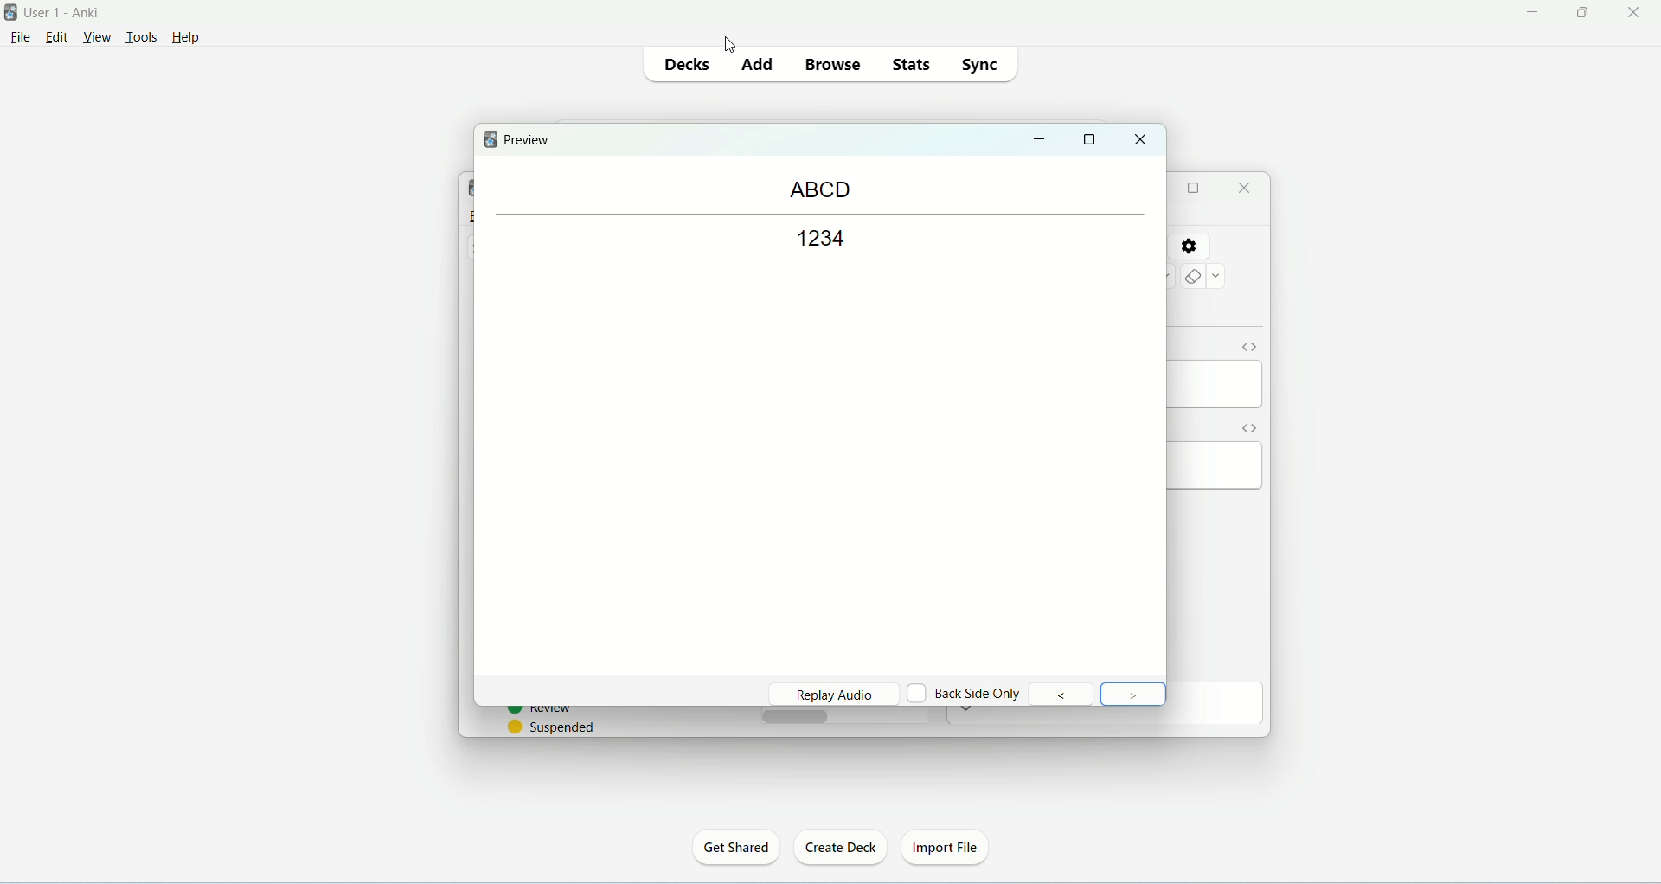 This screenshot has height=884, width=1661. I want to click on create deck, so click(840, 847).